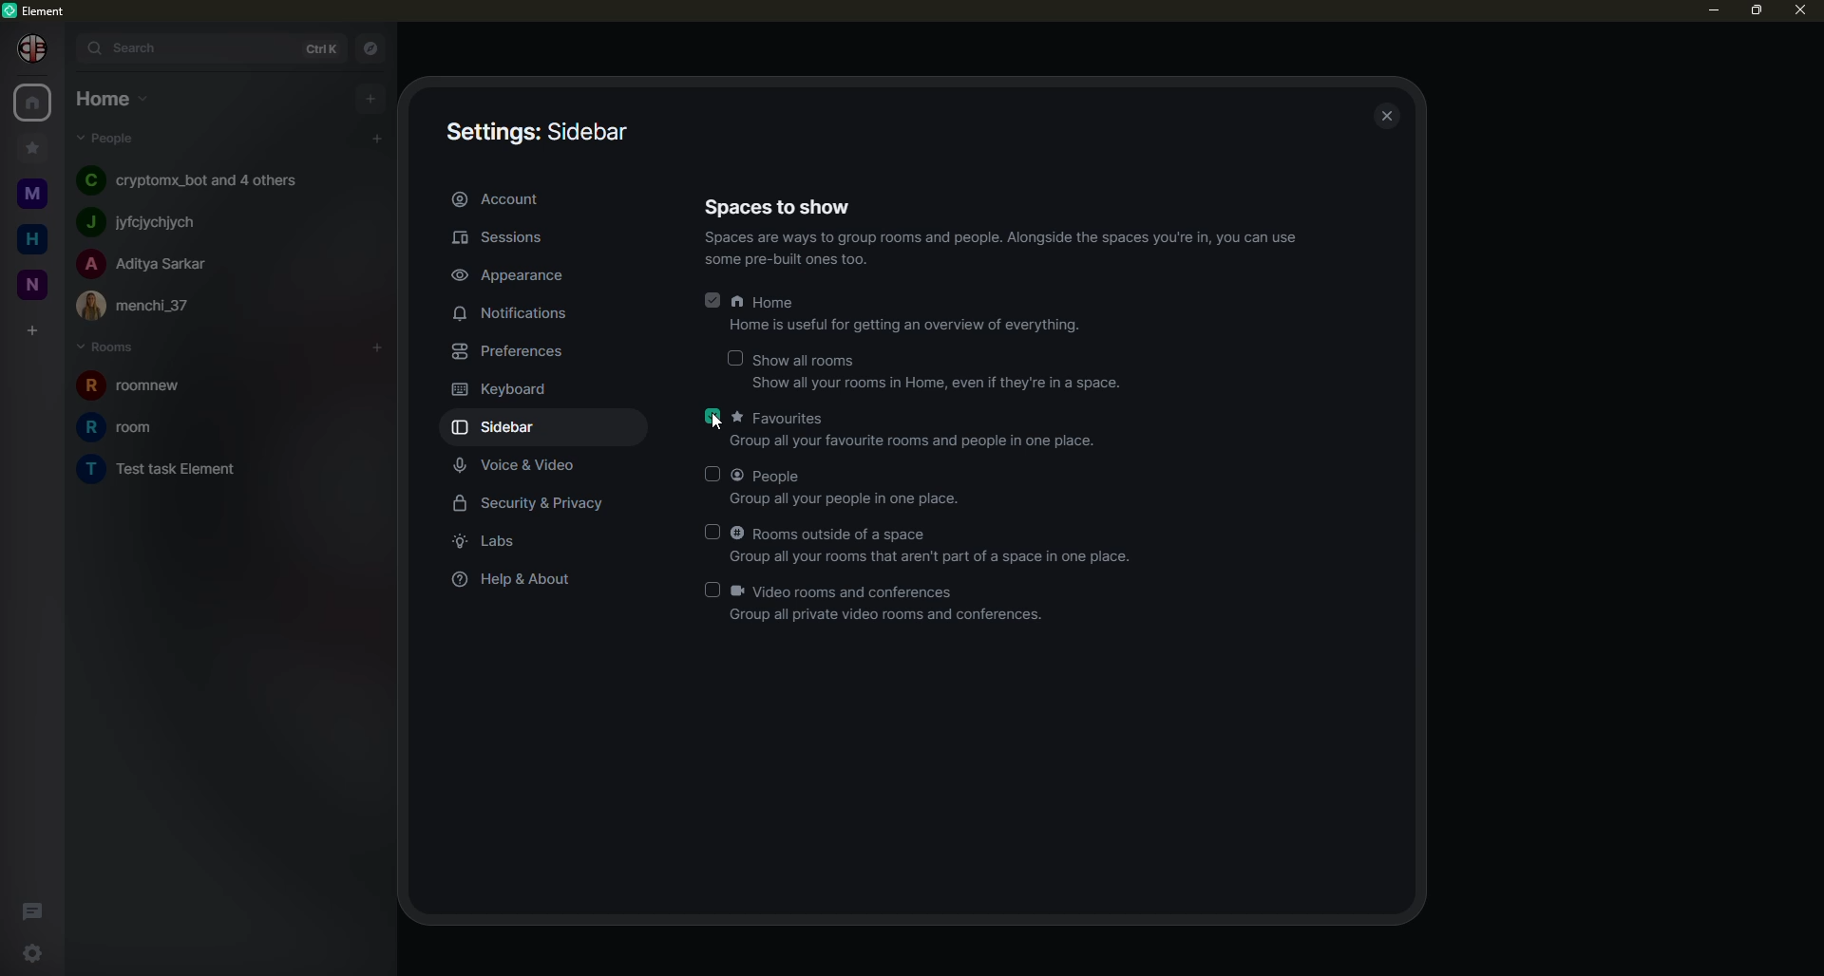 This screenshot has height=976, width=1824. I want to click on myspace, so click(34, 197).